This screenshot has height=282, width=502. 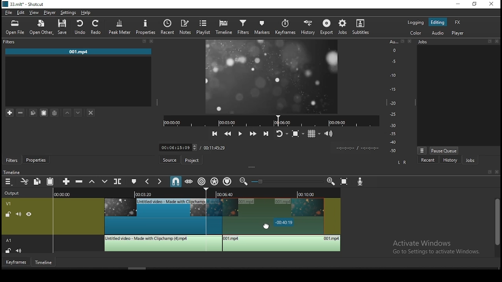 I want to click on help, so click(x=86, y=13).